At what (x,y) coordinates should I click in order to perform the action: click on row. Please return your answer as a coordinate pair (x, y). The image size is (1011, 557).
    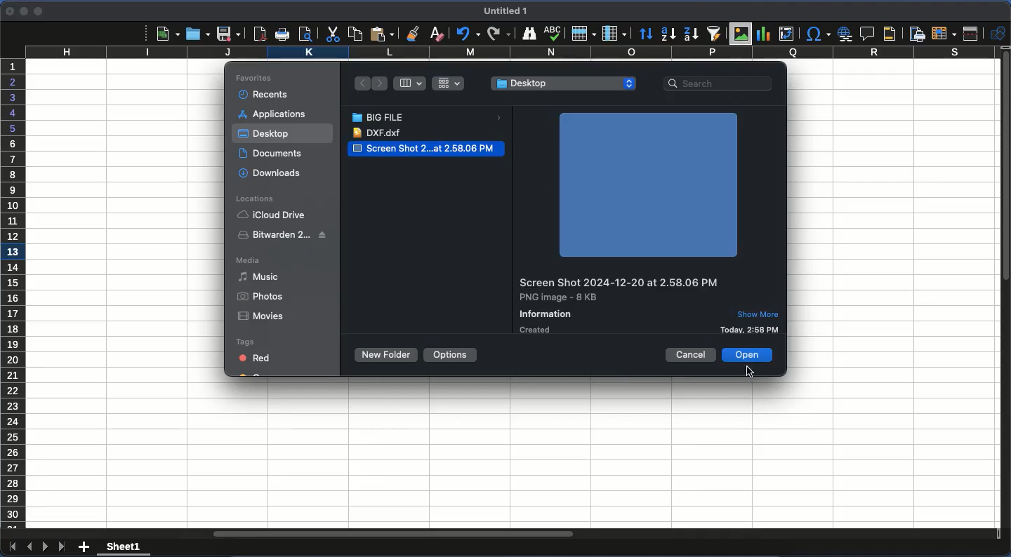
    Looking at the image, I should click on (582, 34).